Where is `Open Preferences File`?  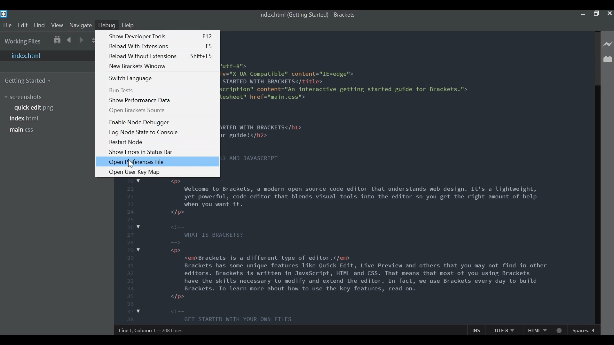
Open Preferences File is located at coordinates (158, 161).